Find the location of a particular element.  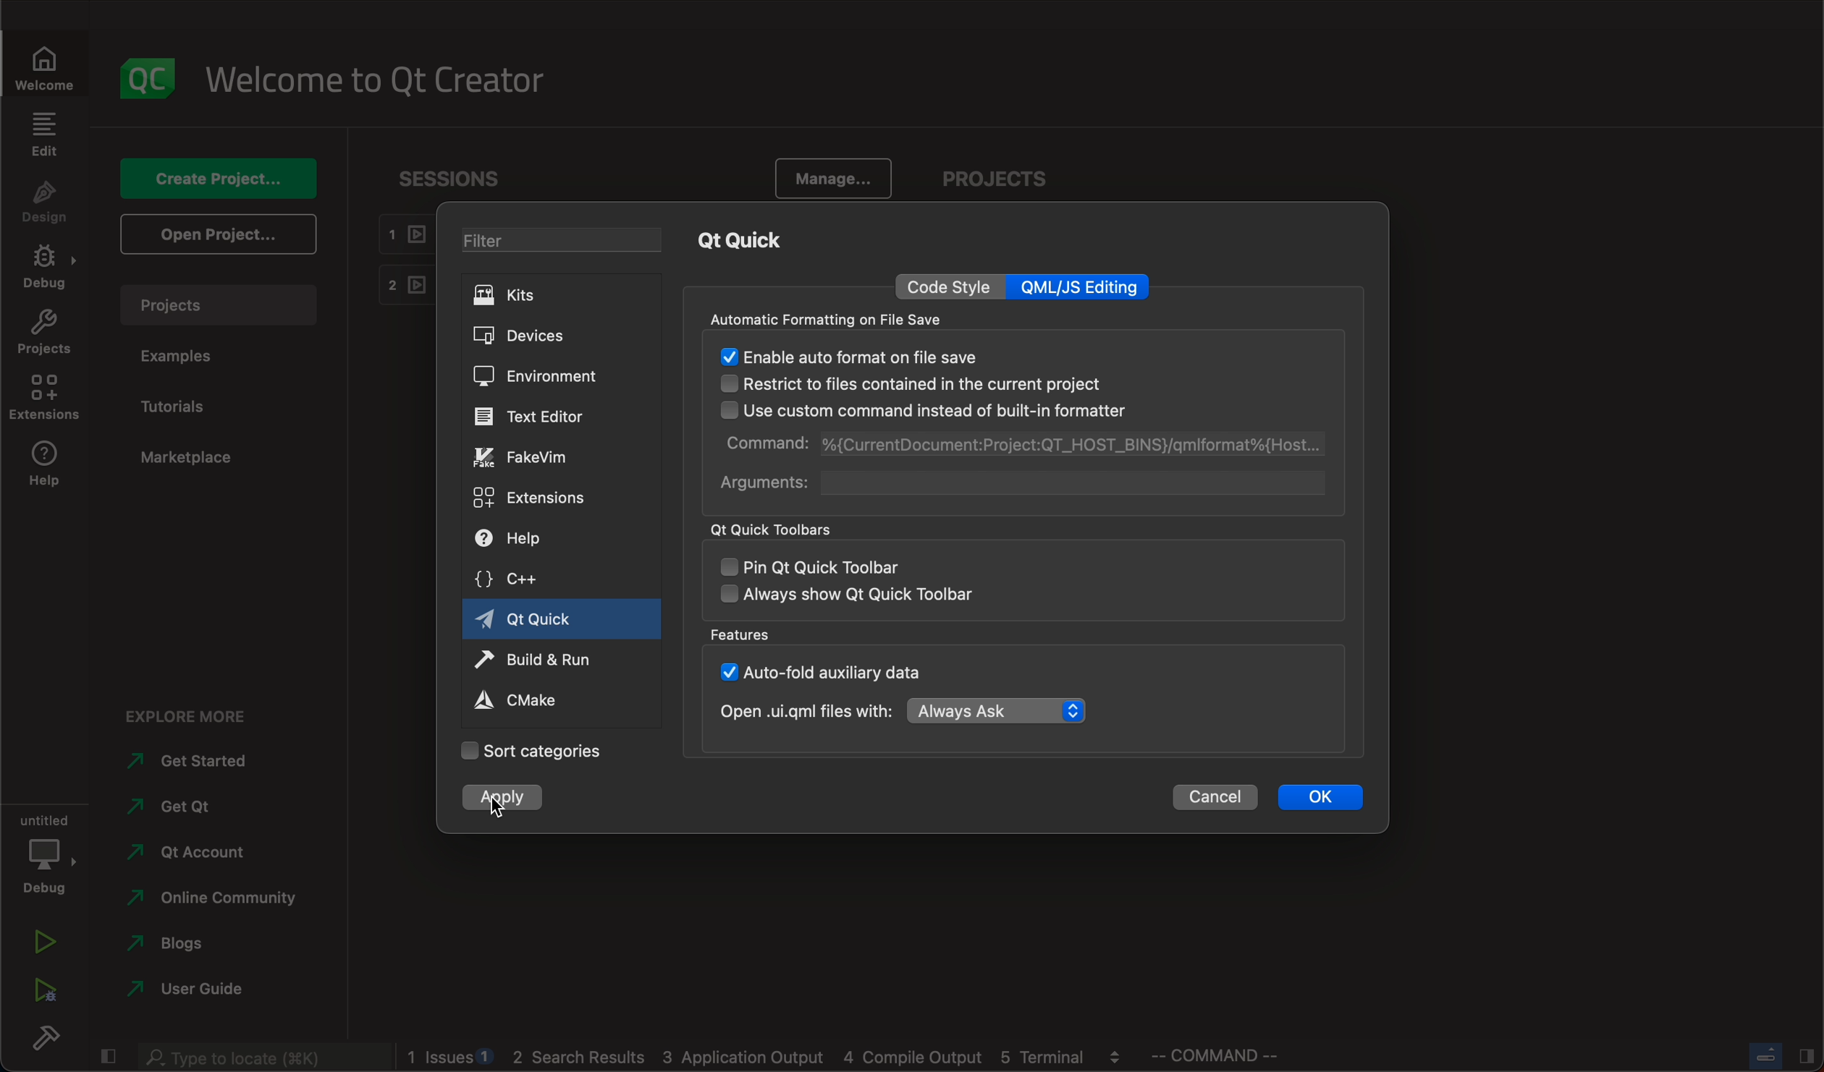

command is located at coordinates (1025, 443).